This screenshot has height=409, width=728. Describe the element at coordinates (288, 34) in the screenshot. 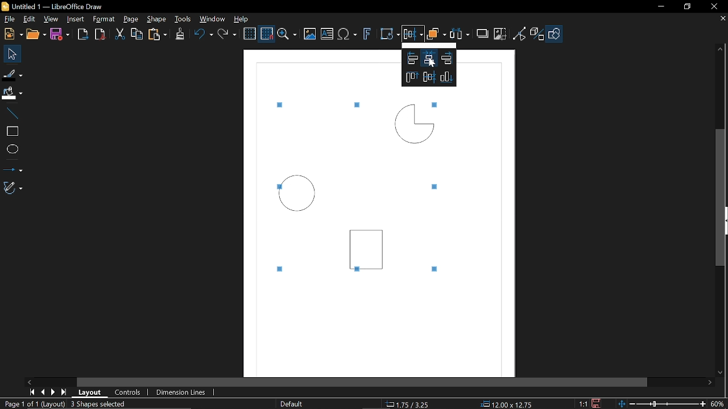

I see `Zoom` at that location.